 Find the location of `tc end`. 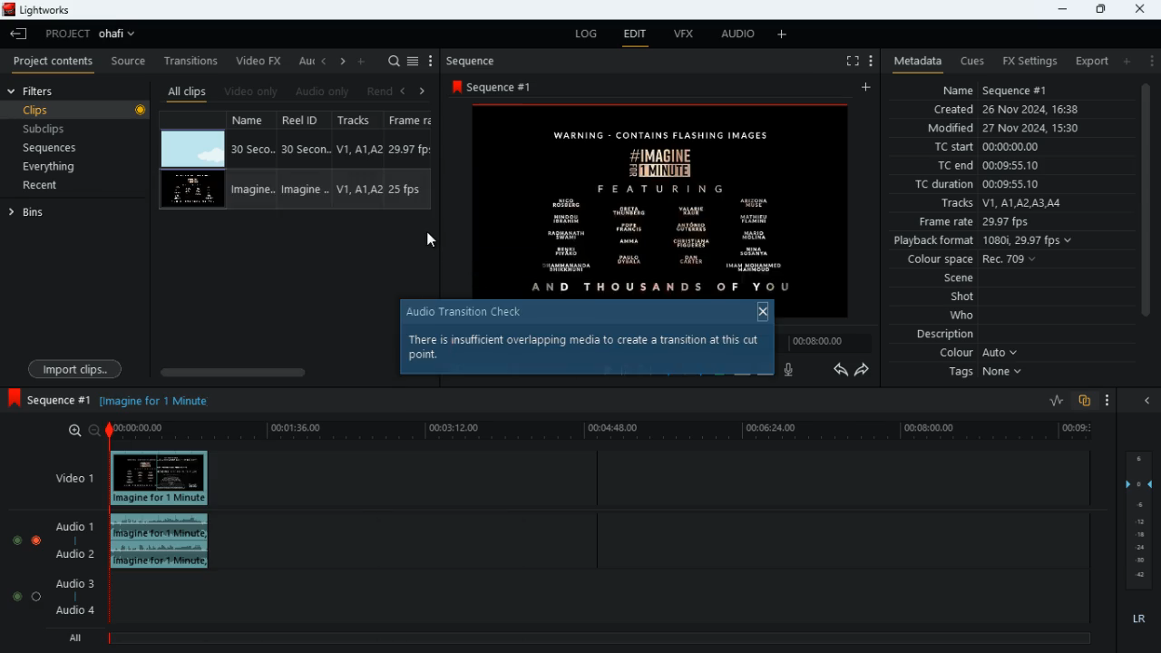

tc end is located at coordinates (981, 166).